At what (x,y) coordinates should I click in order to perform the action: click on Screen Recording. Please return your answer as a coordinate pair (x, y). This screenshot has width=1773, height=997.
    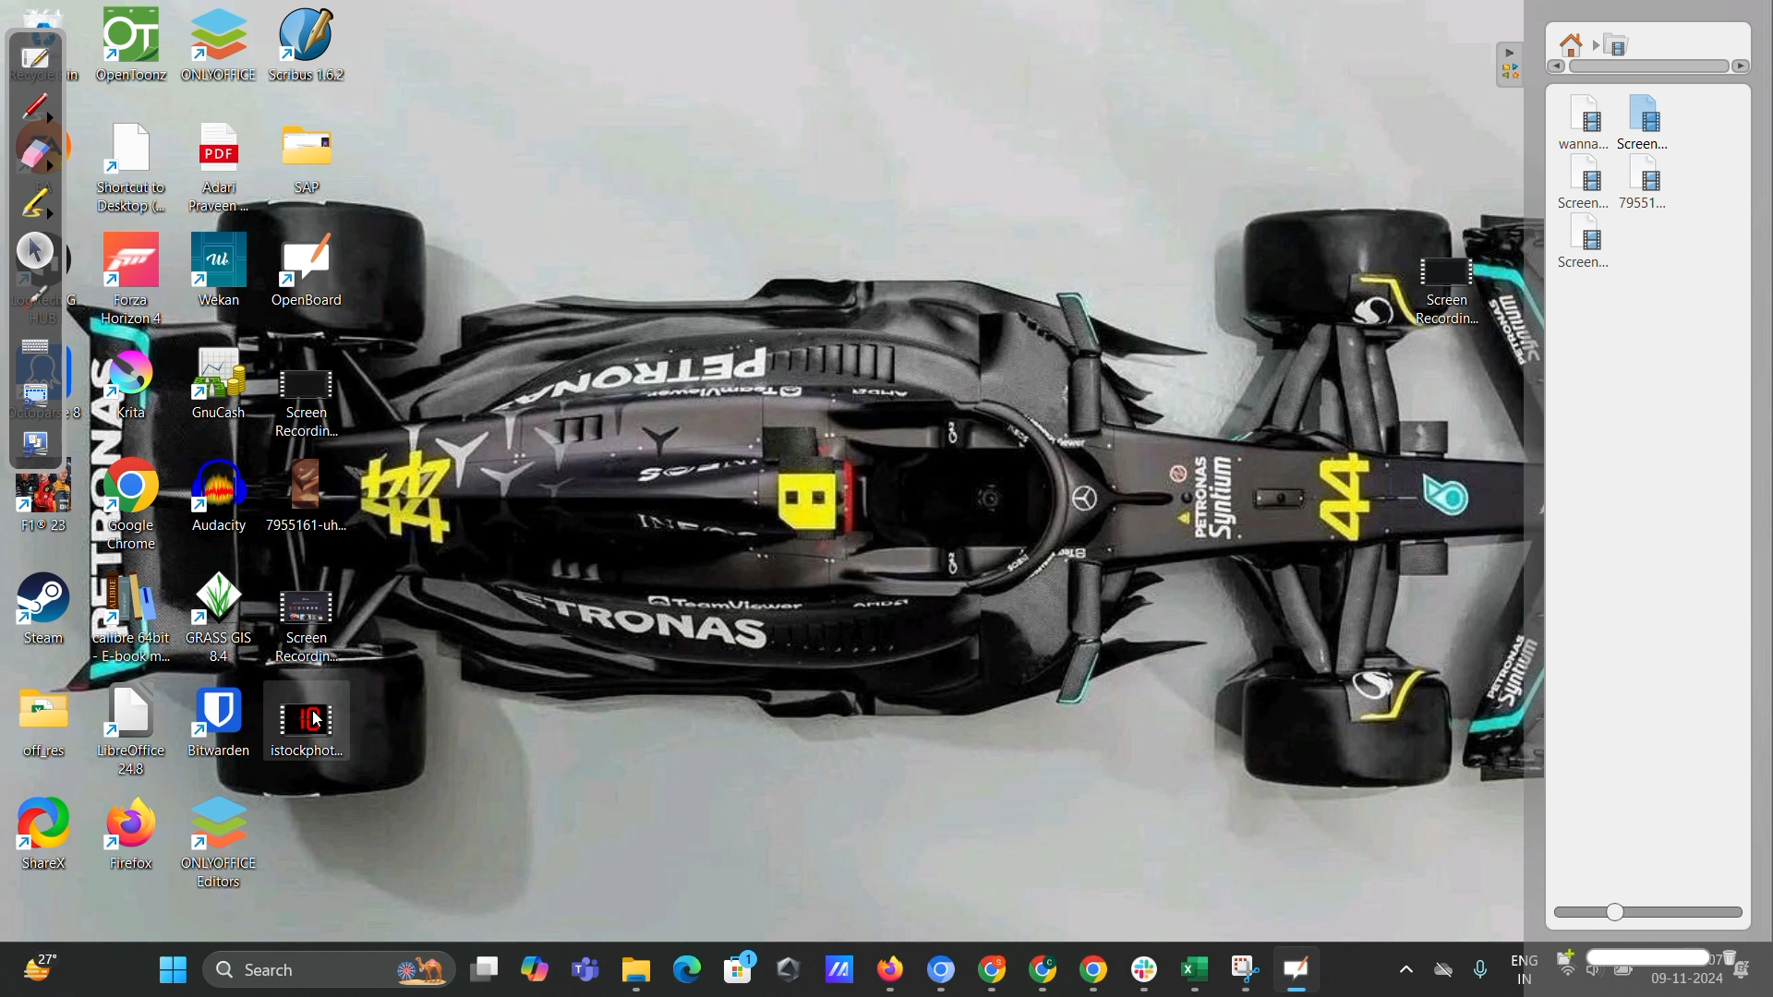
    Looking at the image, I should click on (300, 625).